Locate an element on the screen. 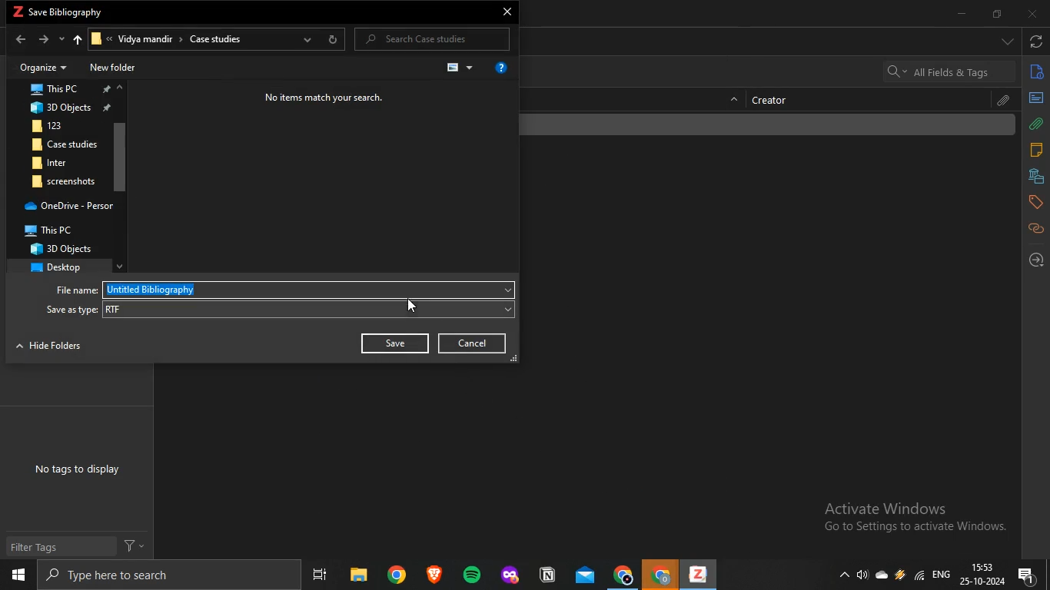  3D Objects is located at coordinates (87, 109).